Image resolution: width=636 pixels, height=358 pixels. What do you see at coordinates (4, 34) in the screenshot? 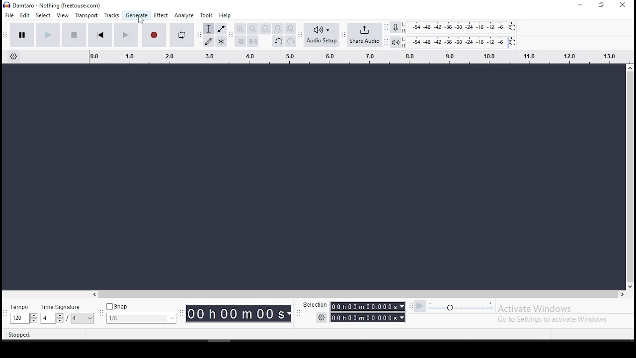
I see `show menu` at bounding box center [4, 34].